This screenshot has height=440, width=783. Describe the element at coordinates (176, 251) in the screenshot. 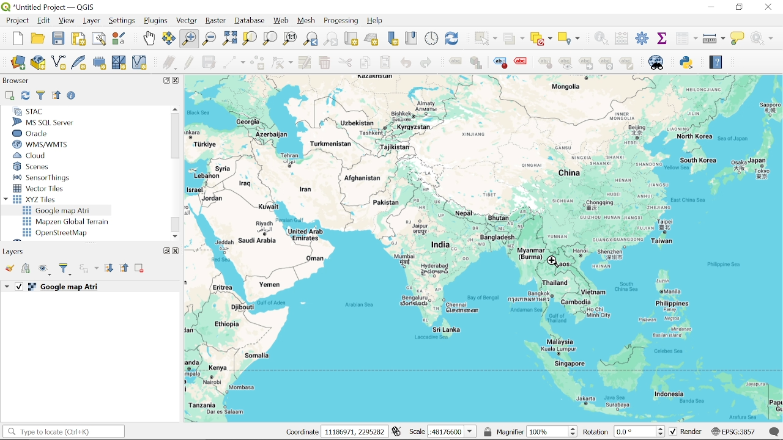

I see `Close` at that location.